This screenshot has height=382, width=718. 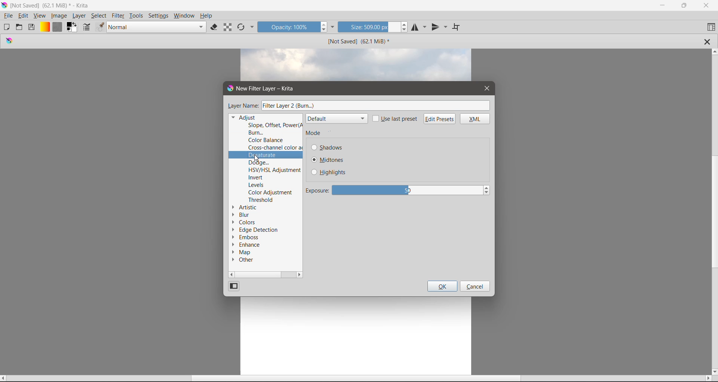 What do you see at coordinates (32, 27) in the screenshot?
I see `Save` at bounding box center [32, 27].